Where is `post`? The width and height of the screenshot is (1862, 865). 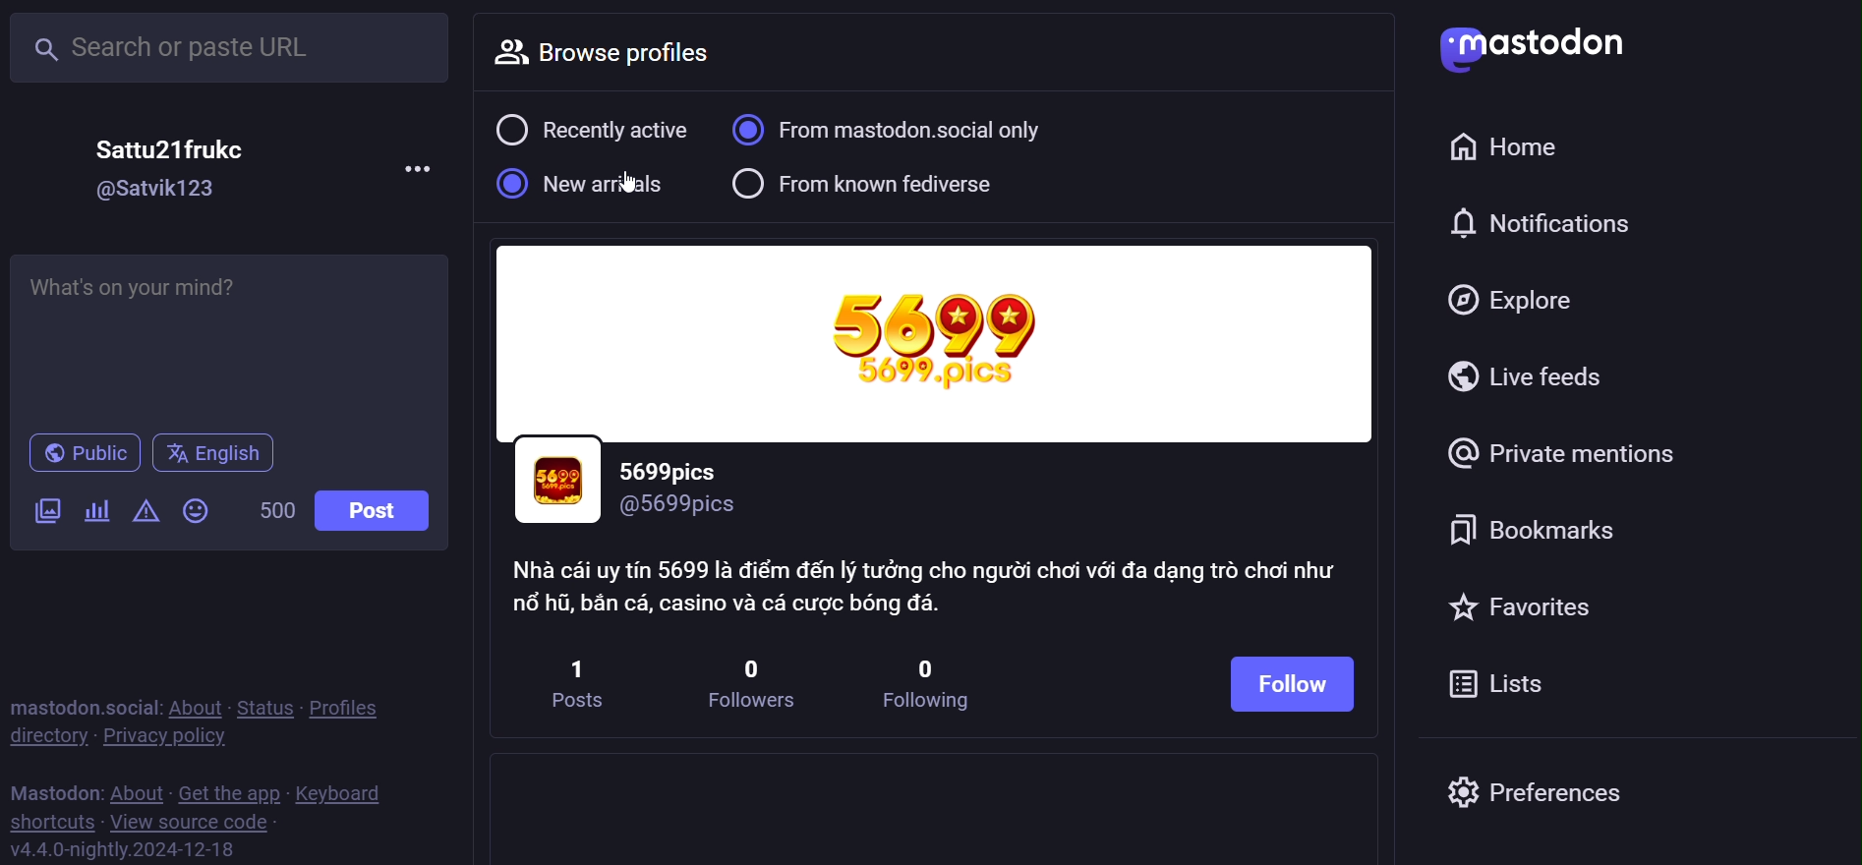
post is located at coordinates (381, 508).